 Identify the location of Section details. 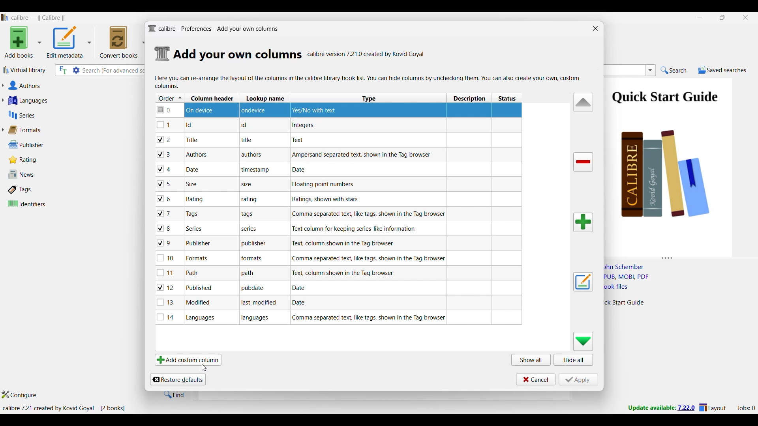
(238, 55).